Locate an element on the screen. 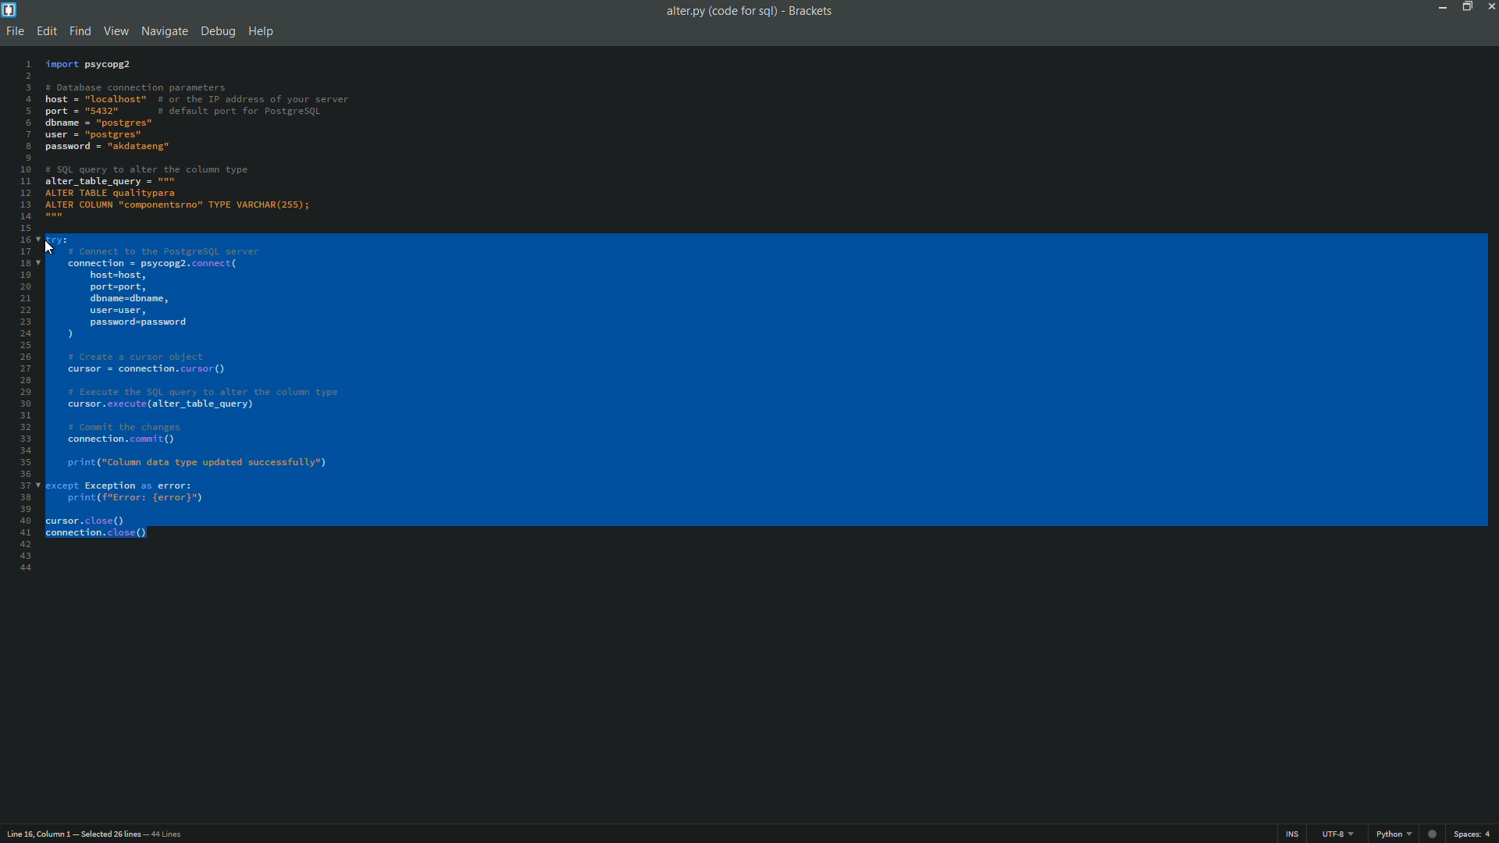 The image size is (1499, 843). close app is located at coordinates (1490, 7).